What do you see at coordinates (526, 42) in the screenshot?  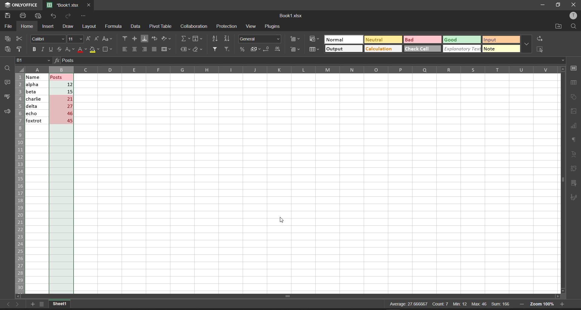 I see `additional quick setting` at bounding box center [526, 42].